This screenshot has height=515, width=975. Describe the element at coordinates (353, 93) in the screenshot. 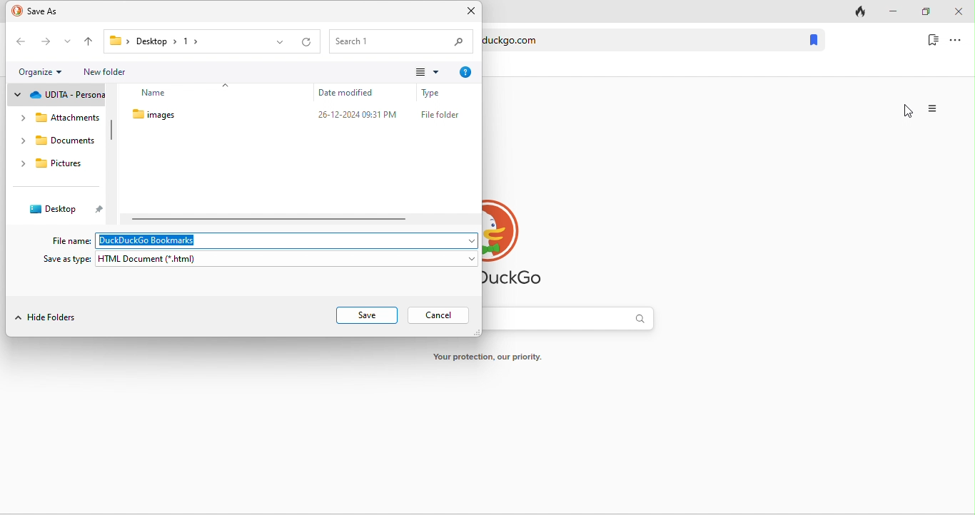

I see `date modified` at that location.